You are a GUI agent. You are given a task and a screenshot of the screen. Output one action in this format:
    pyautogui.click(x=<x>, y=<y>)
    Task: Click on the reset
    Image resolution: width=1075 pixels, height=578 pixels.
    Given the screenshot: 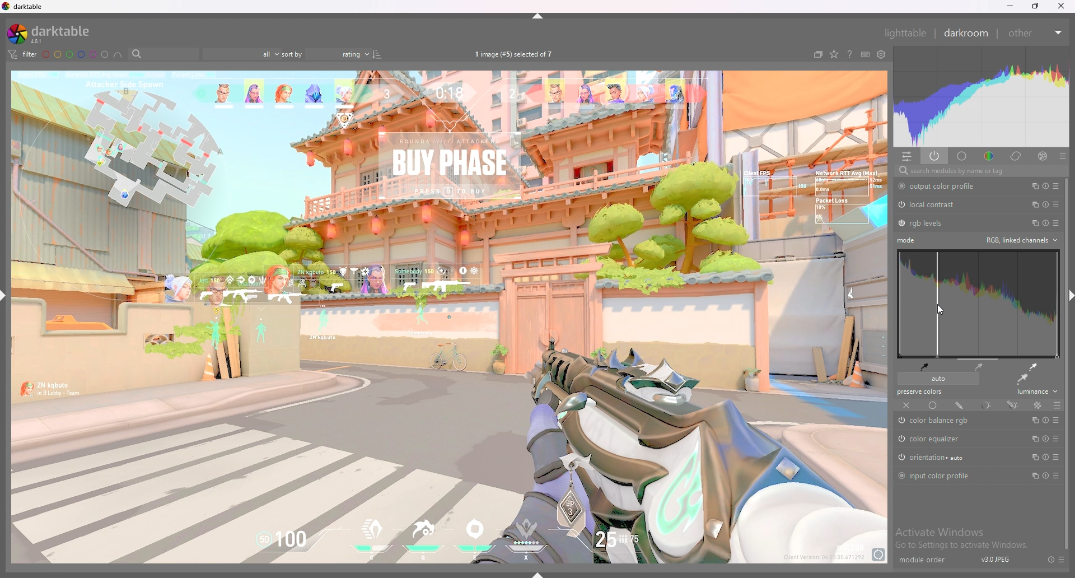 What is the action you would take?
    pyautogui.click(x=1046, y=223)
    